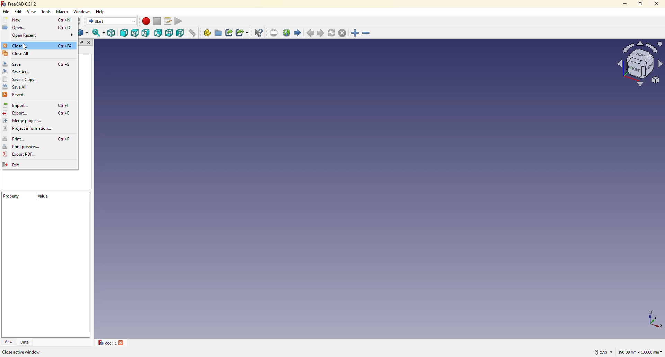 The image size is (665, 357). I want to click on zoom in, so click(355, 33).